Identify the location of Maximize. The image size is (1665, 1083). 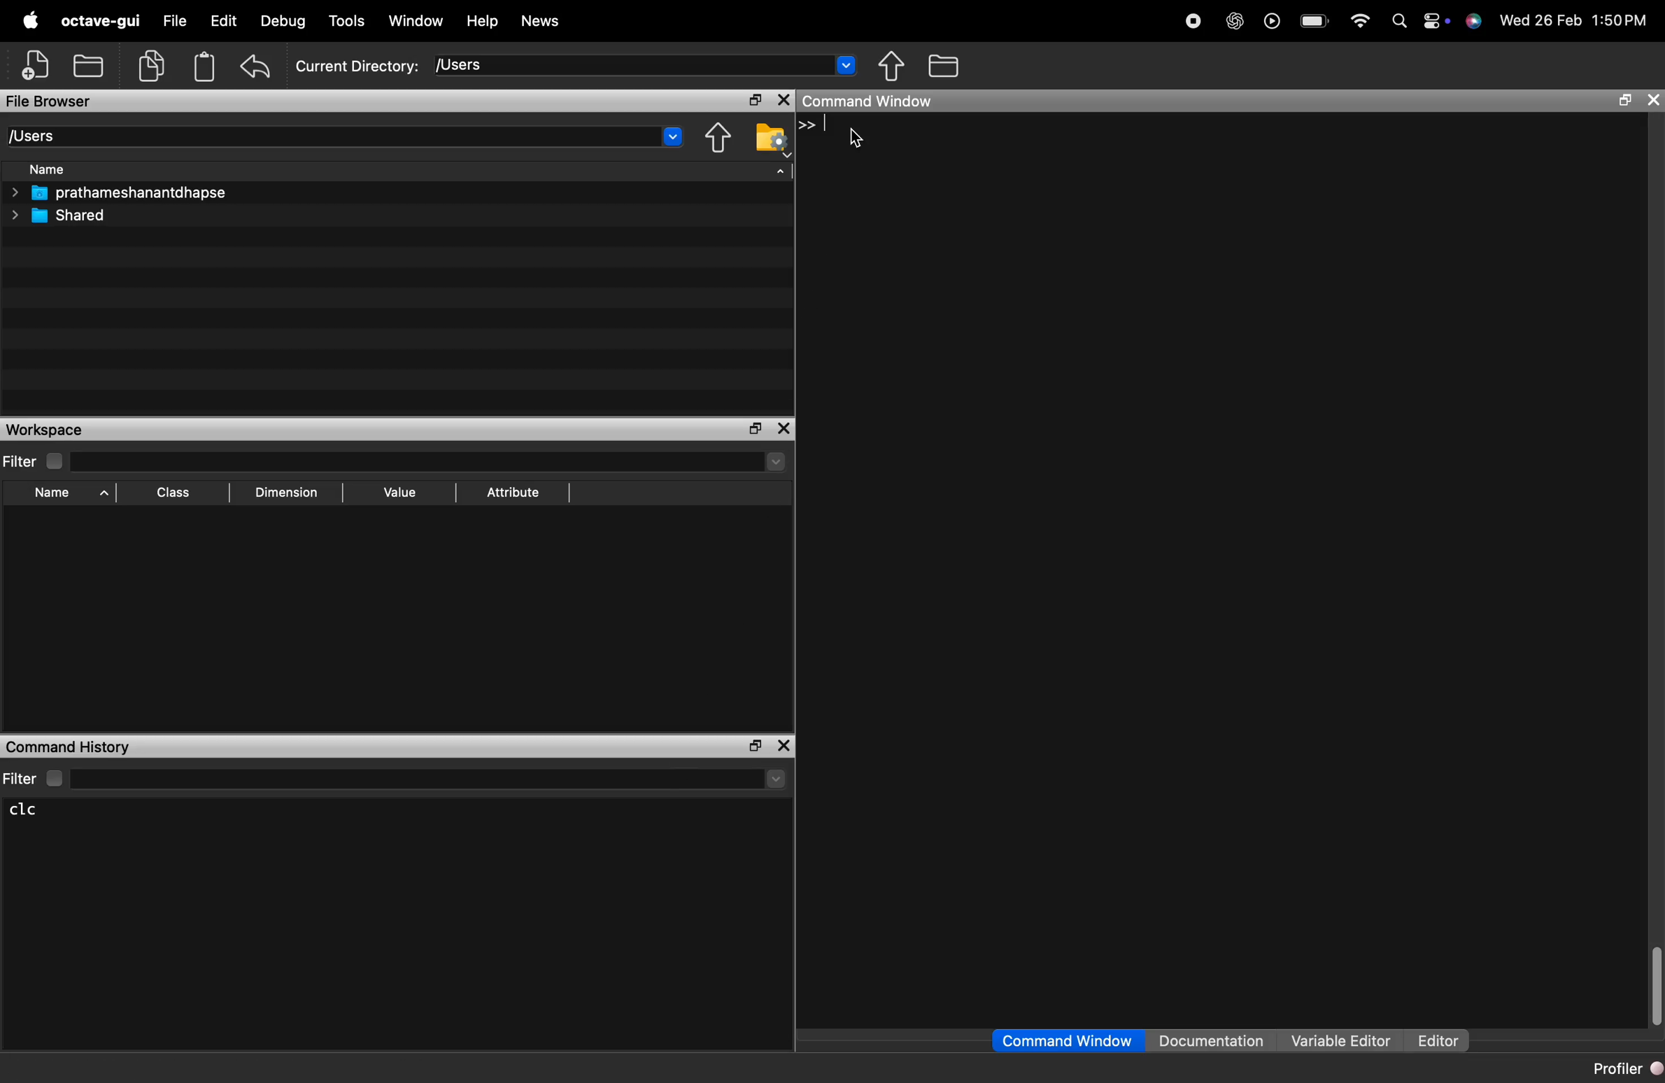
(1622, 101).